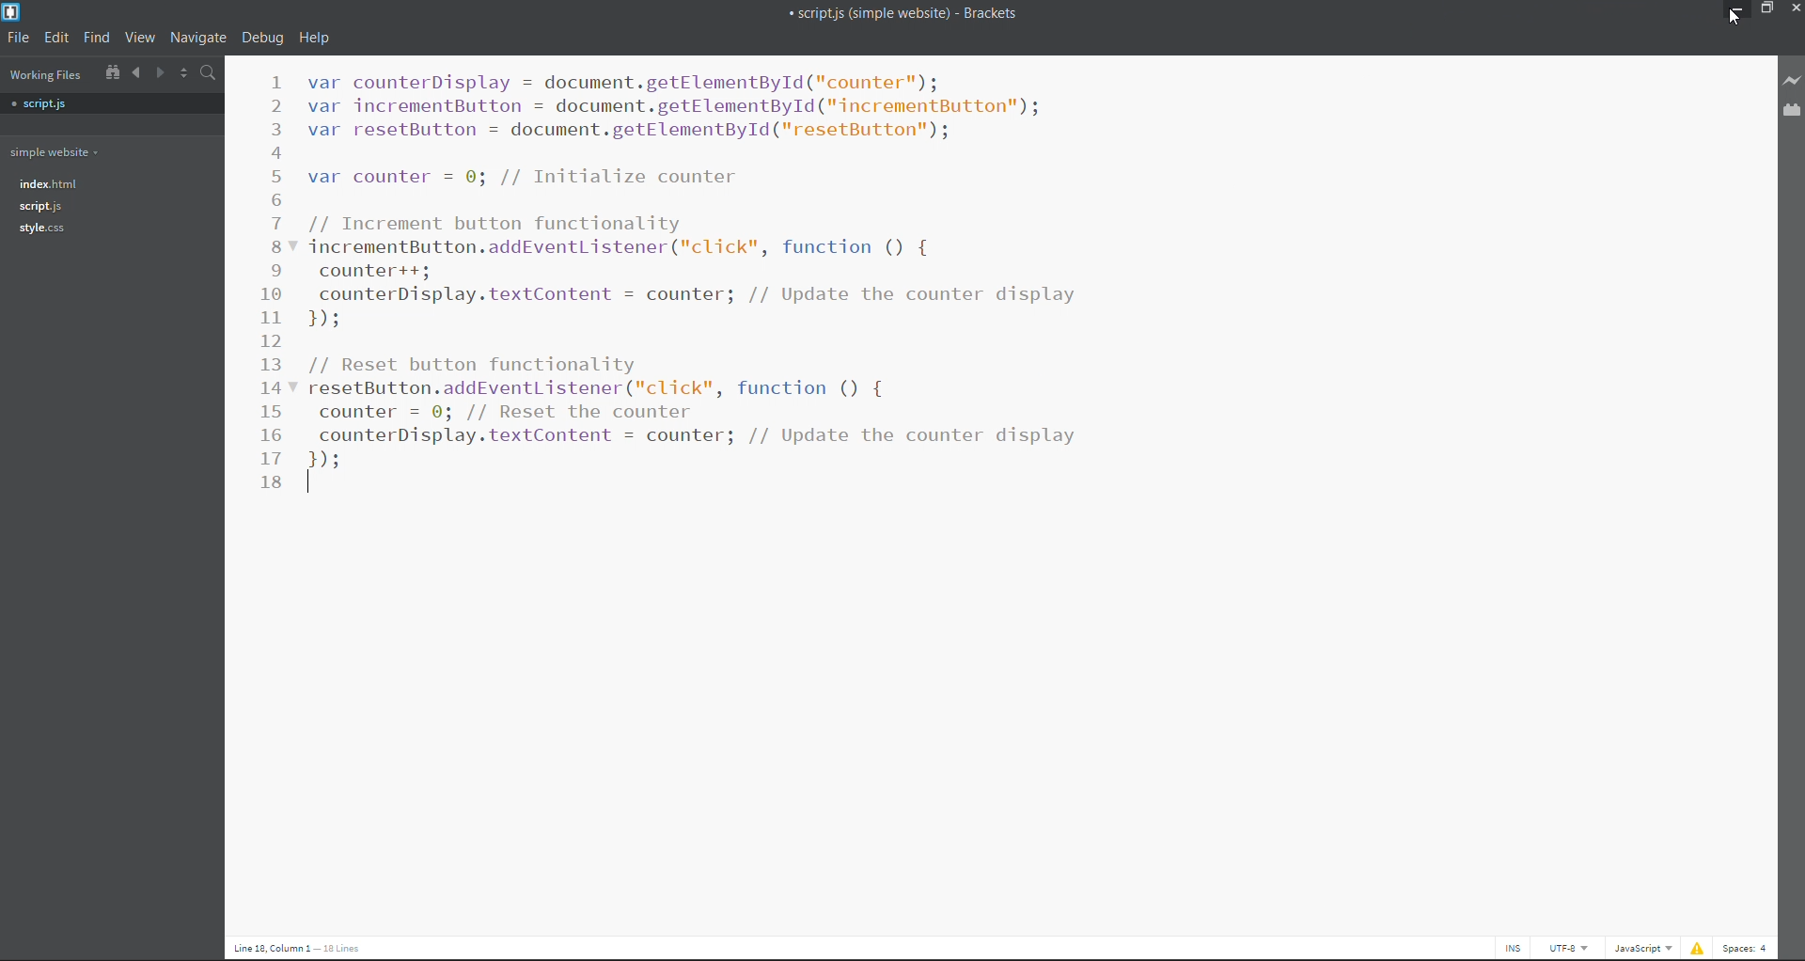 This screenshot has width=1805, height=961. What do you see at coordinates (1767, 10) in the screenshot?
I see `maximize/restore` at bounding box center [1767, 10].